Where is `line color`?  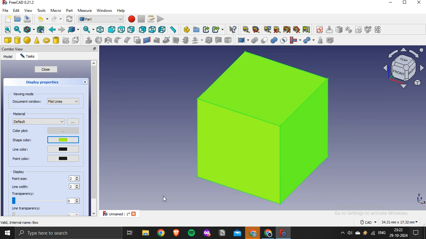 line color is located at coordinates (46, 149).